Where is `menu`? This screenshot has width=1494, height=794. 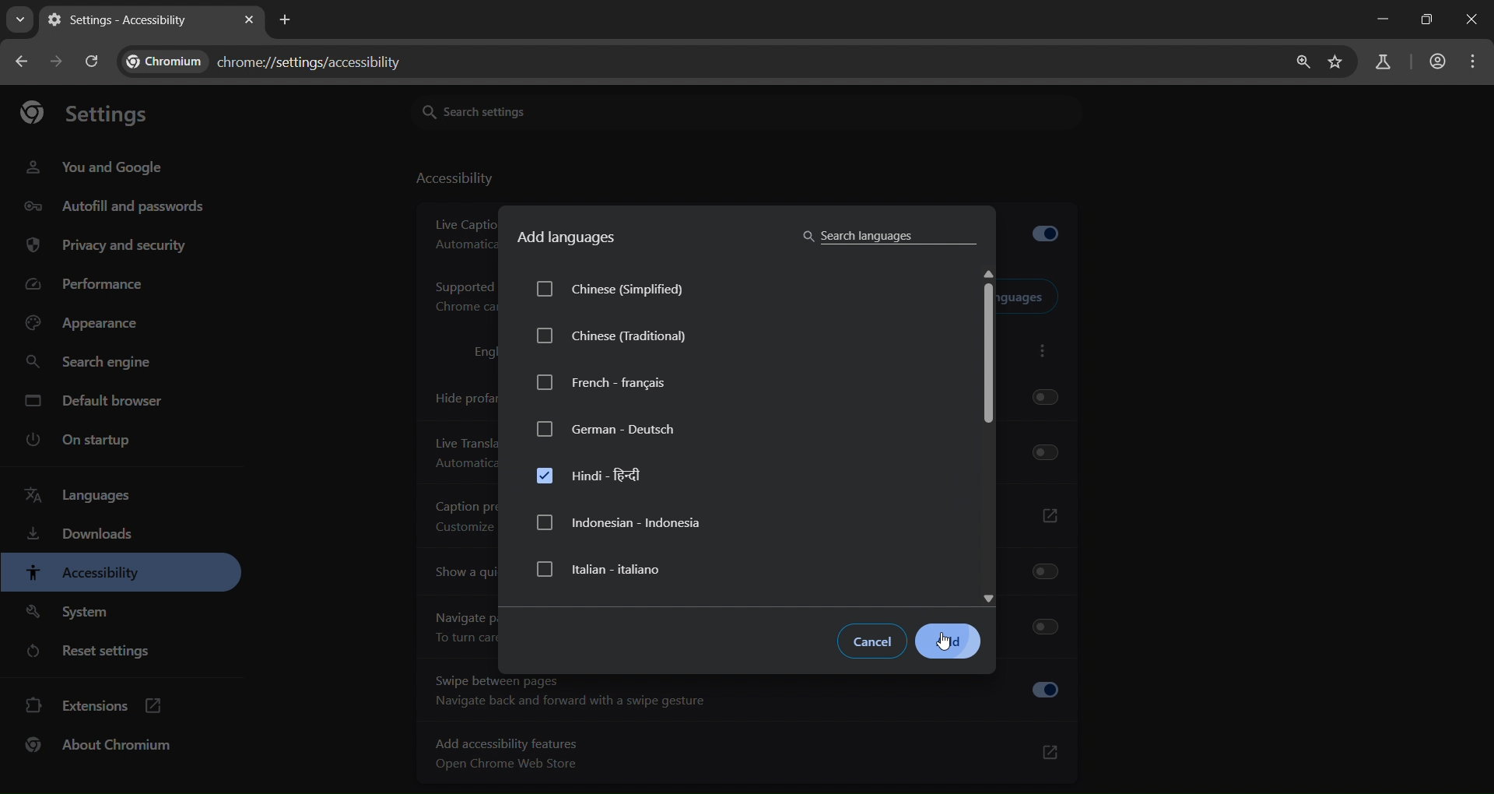 menu is located at coordinates (1475, 63).